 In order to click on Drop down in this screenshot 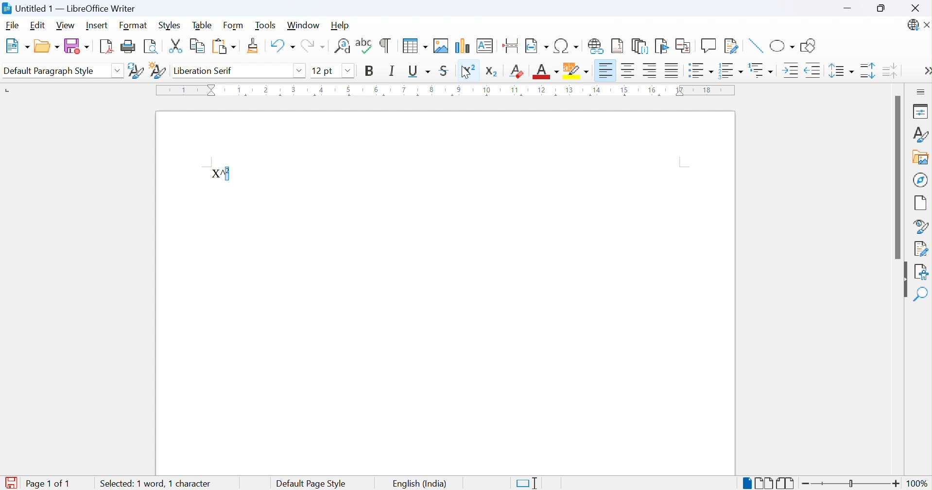, I will do `click(118, 72)`.